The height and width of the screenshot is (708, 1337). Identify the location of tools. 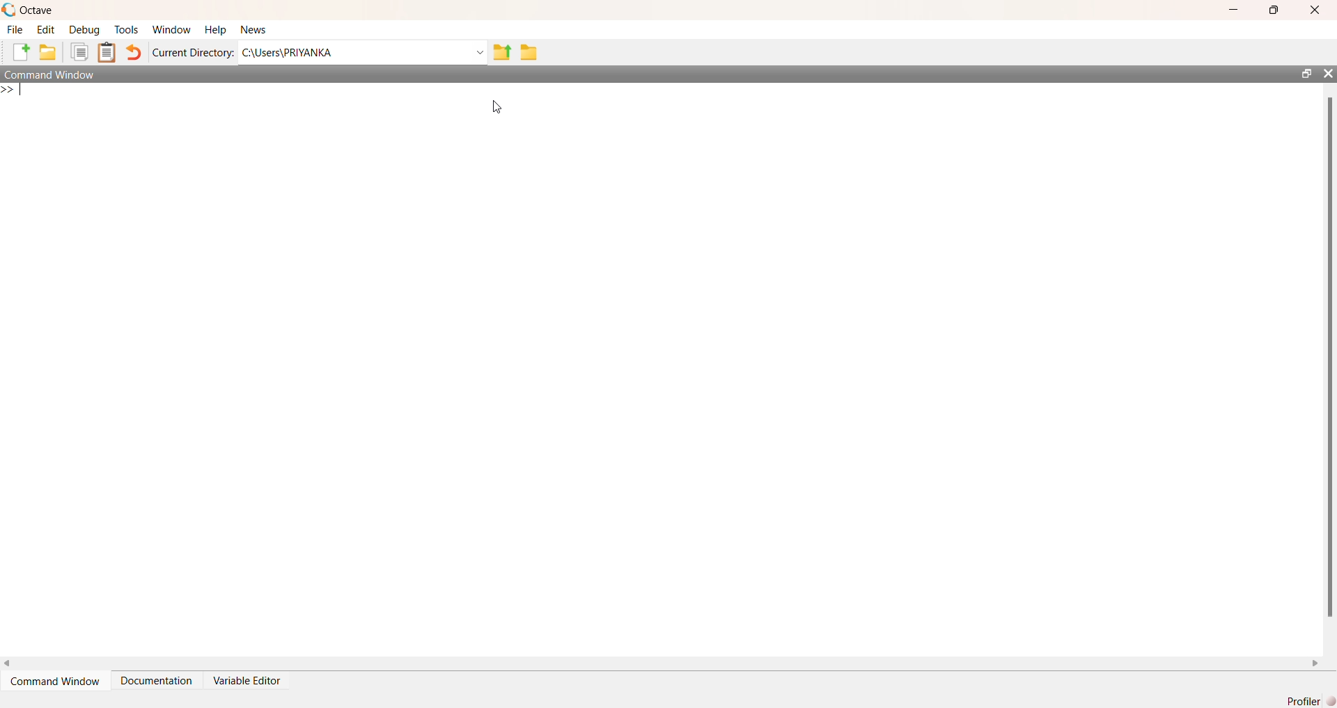
(125, 30).